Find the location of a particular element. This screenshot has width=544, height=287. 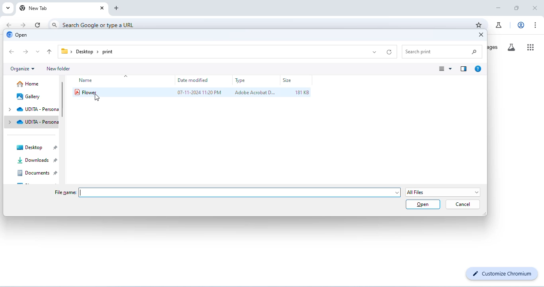

size is located at coordinates (288, 81).